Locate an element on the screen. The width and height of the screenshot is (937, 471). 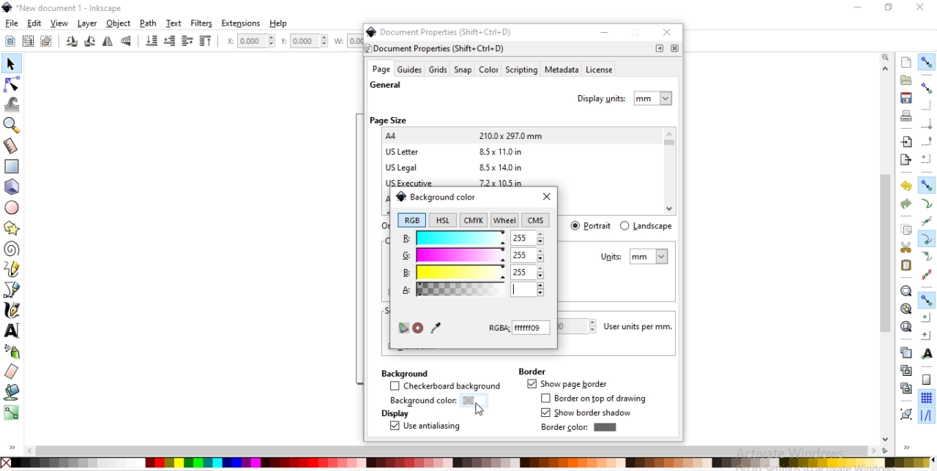
page size is located at coordinates (388, 120).